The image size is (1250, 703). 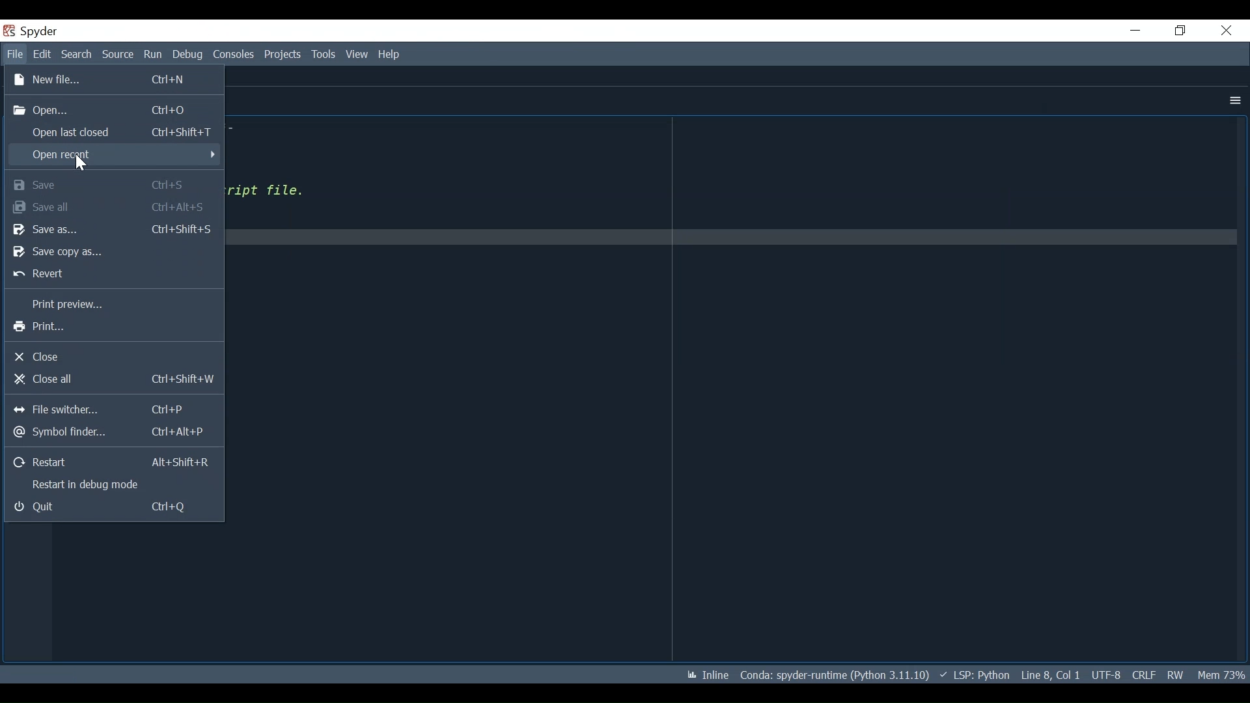 I want to click on Restore, so click(x=1182, y=30).